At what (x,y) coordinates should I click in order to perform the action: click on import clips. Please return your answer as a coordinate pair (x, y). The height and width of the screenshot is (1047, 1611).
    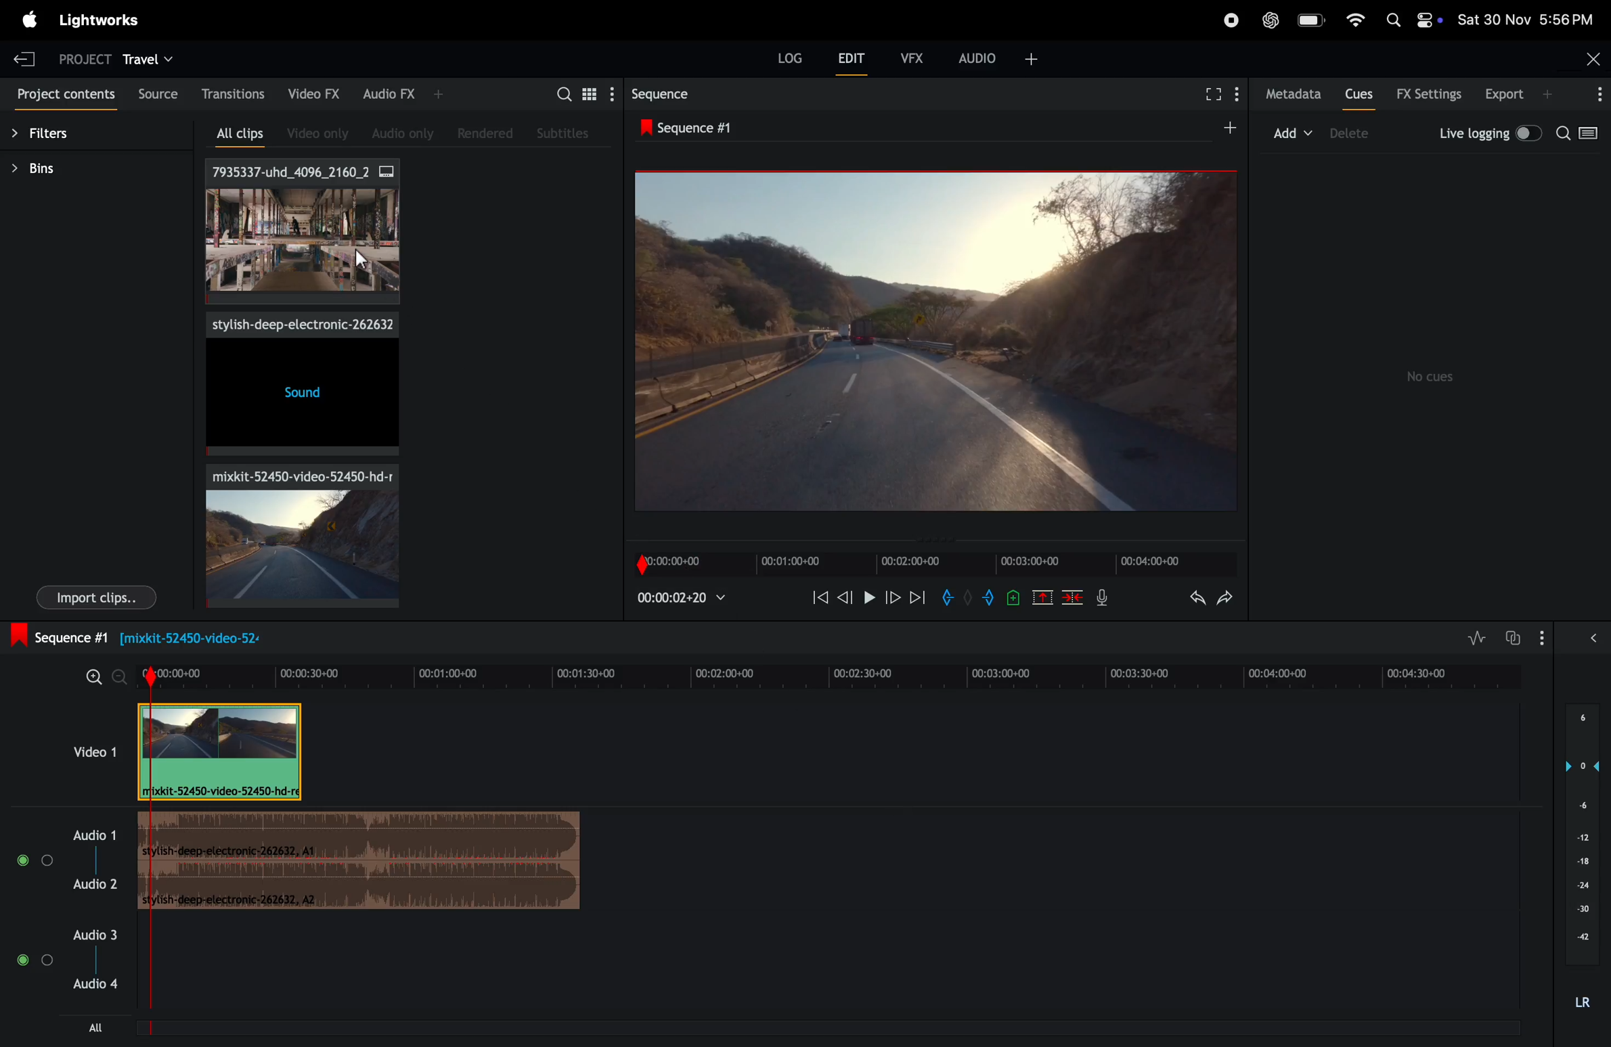
    Looking at the image, I should click on (96, 599).